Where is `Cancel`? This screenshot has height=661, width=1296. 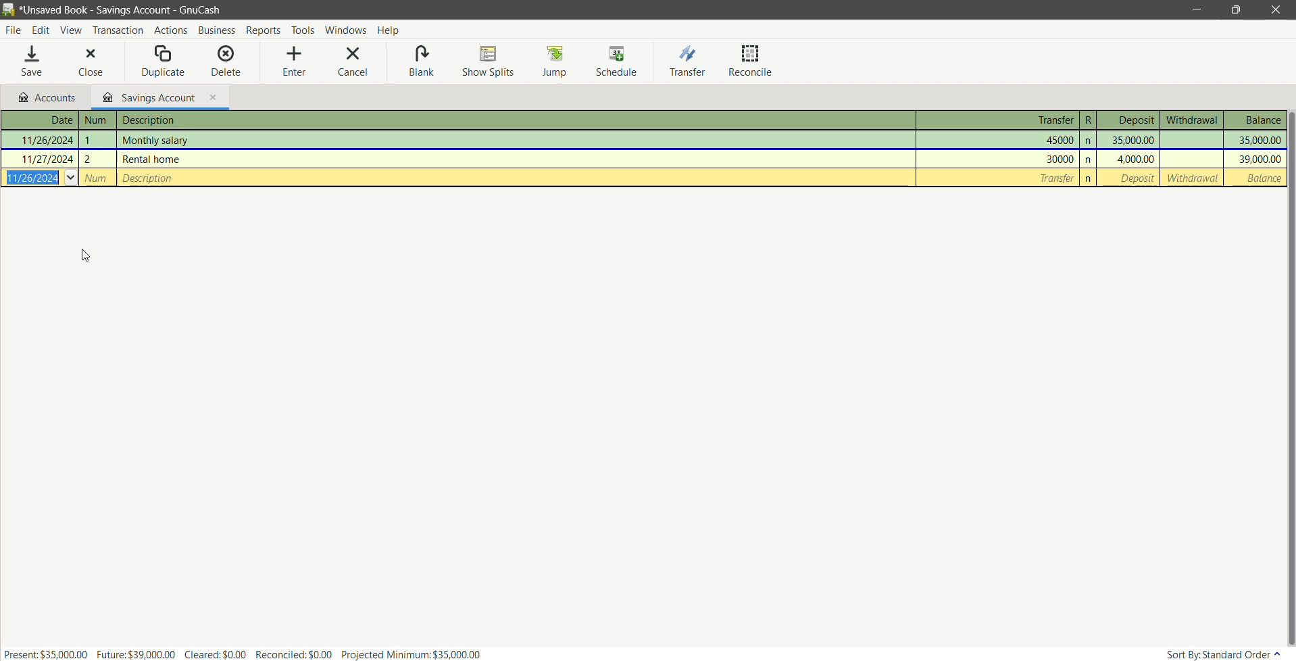 Cancel is located at coordinates (355, 62).